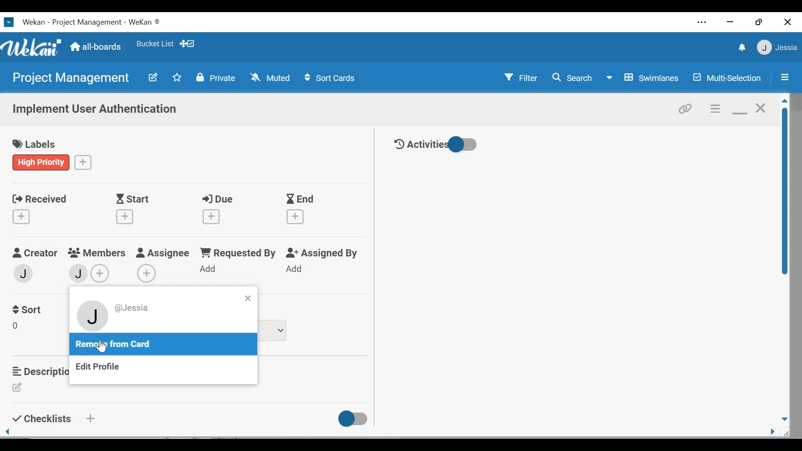  What do you see at coordinates (787, 23) in the screenshot?
I see `Close` at bounding box center [787, 23].